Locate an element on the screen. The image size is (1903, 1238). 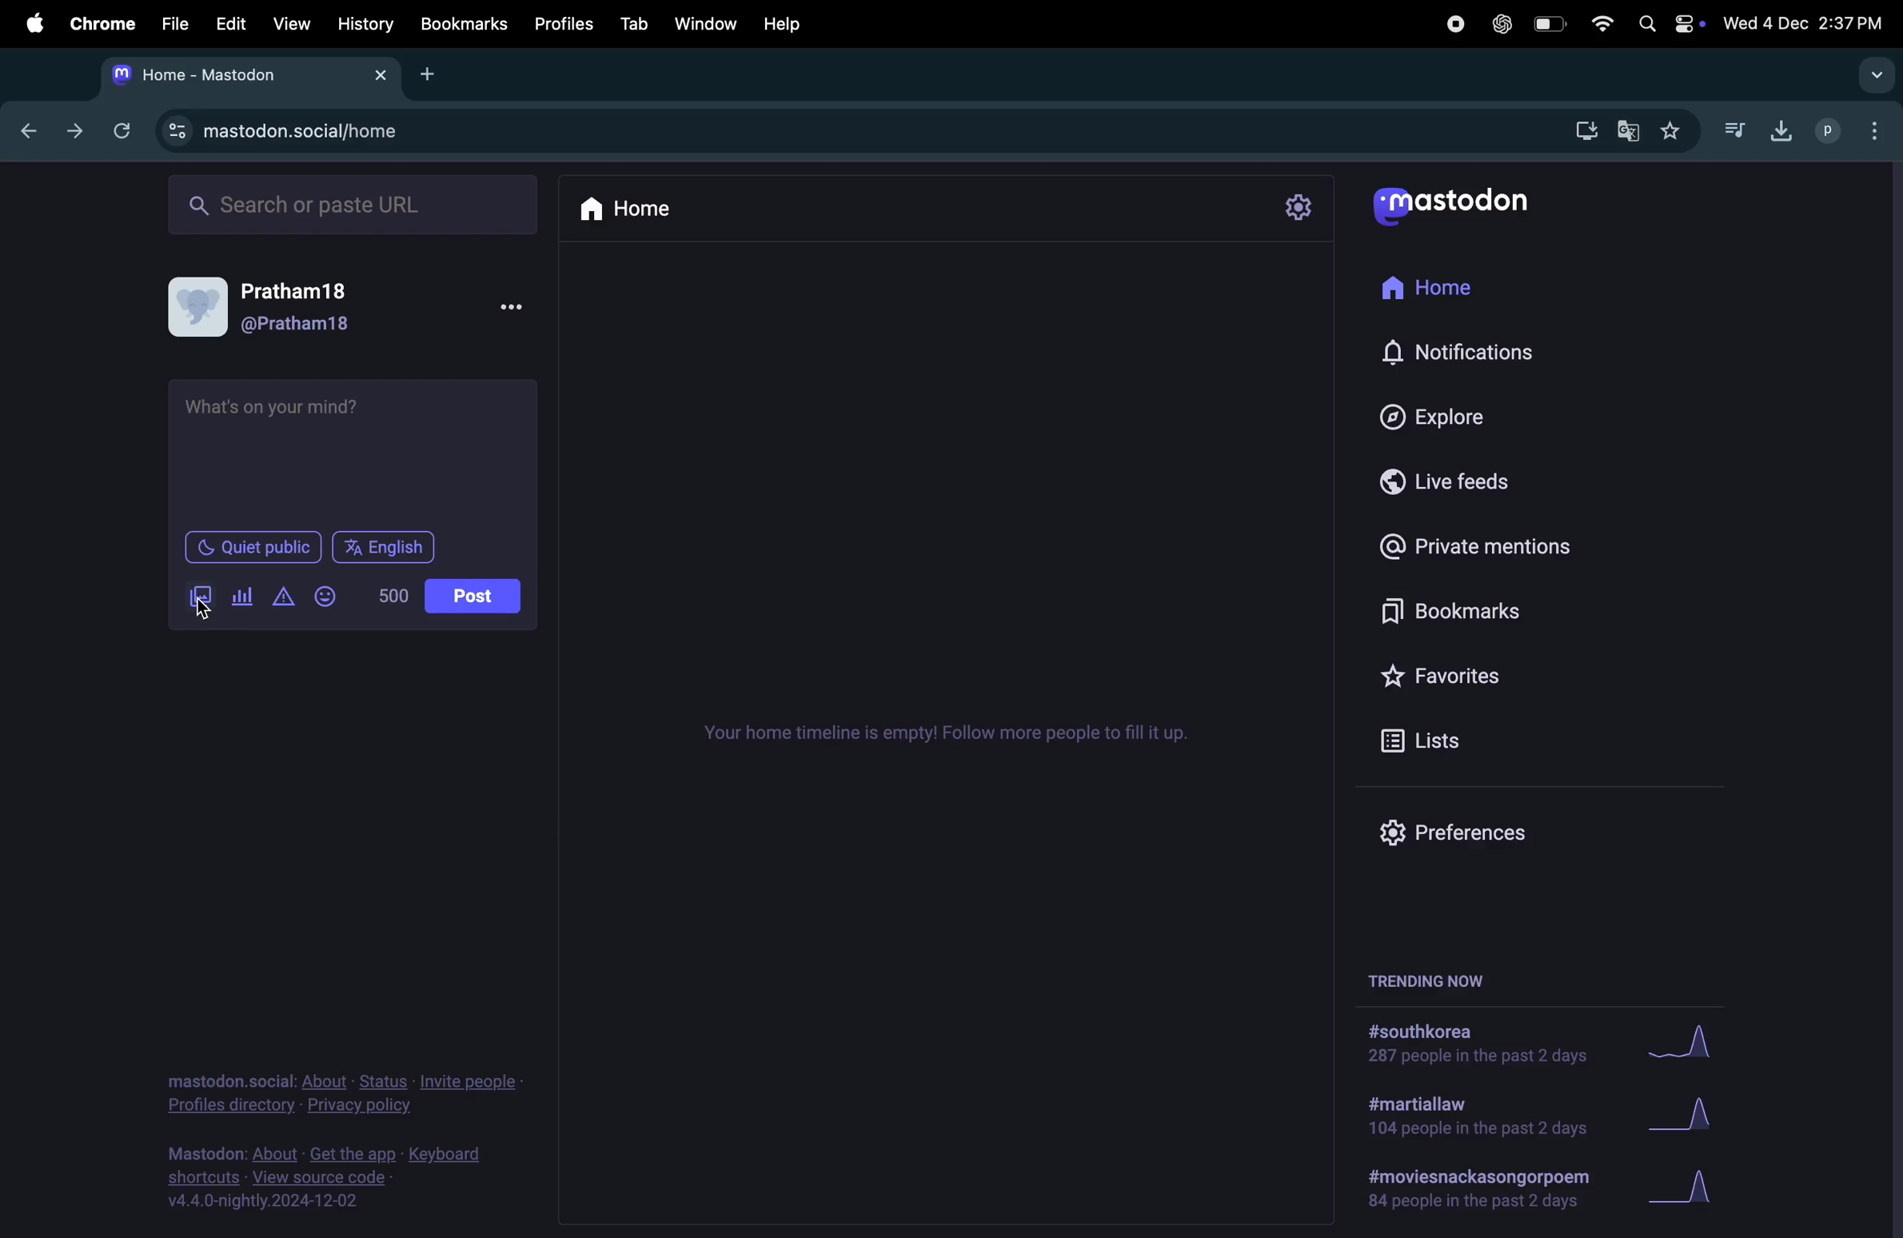
add tab is located at coordinates (441, 74).